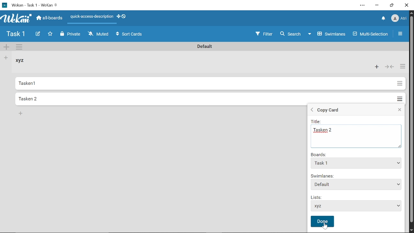 The width and height of the screenshot is (414, 233). Describe the element at coordinates (377, 67) in the screenshot. I see `Add card to the top` at that location.